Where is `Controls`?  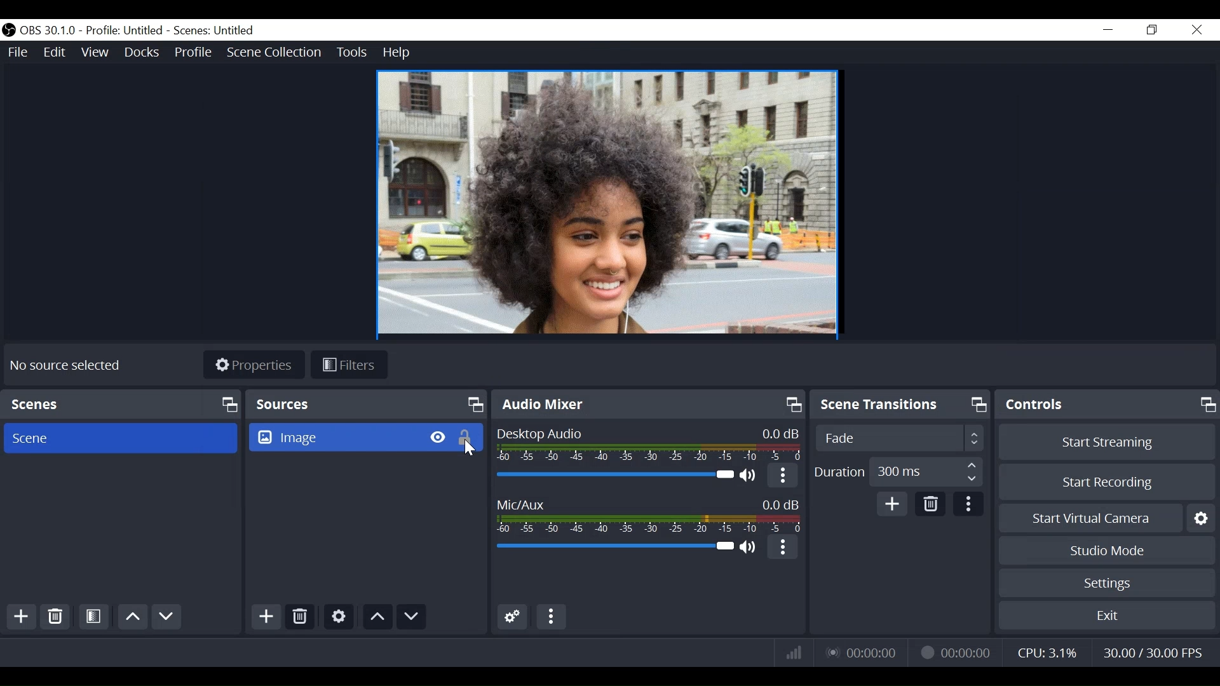 Controls is located at coordinates (1106, 407).